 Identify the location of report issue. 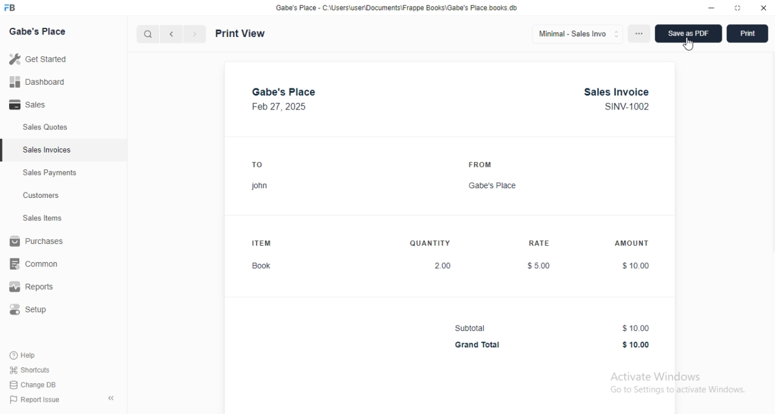
(35, 399).